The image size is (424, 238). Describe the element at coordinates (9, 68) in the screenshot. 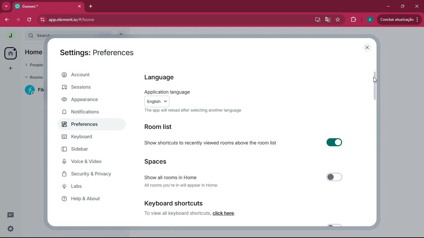

I see `add` at that location.